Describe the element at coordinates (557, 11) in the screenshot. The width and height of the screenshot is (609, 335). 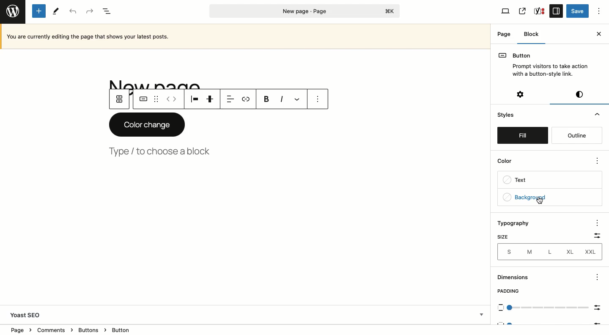
I see `Sidebar` at that location.